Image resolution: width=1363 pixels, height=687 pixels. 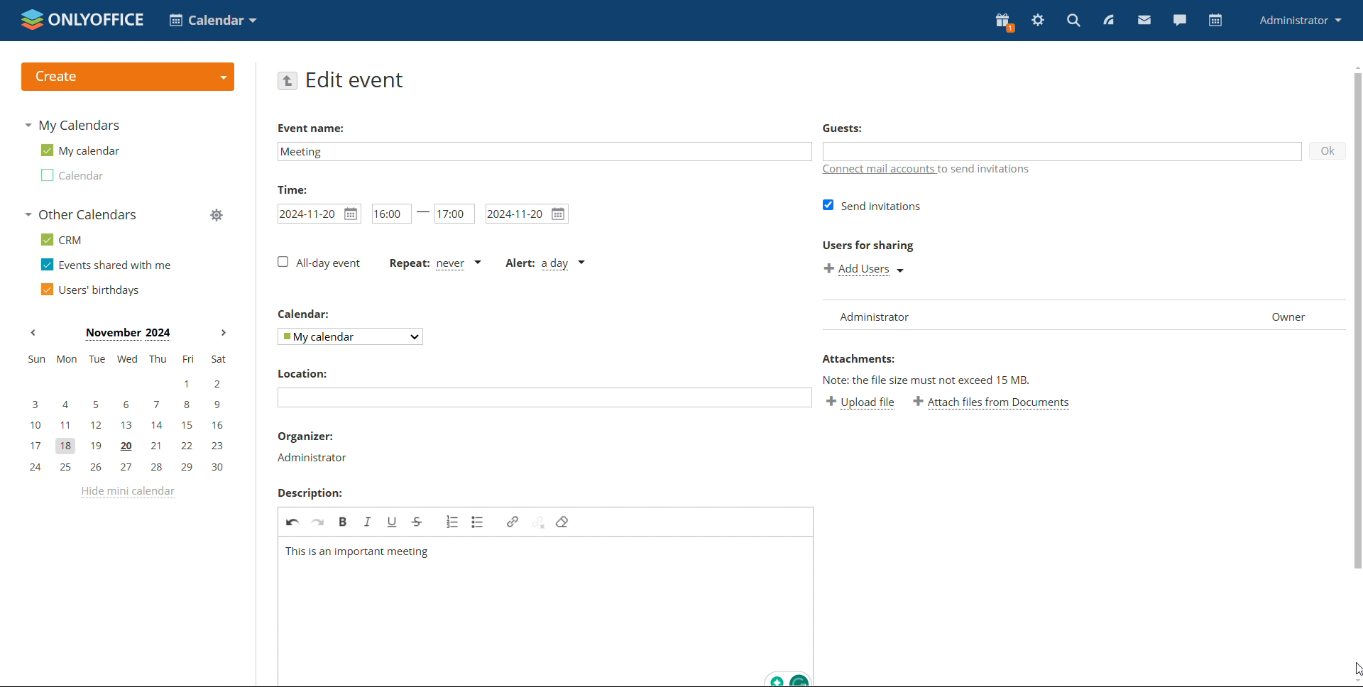 I want to click on link, so click(x=513, y=522).